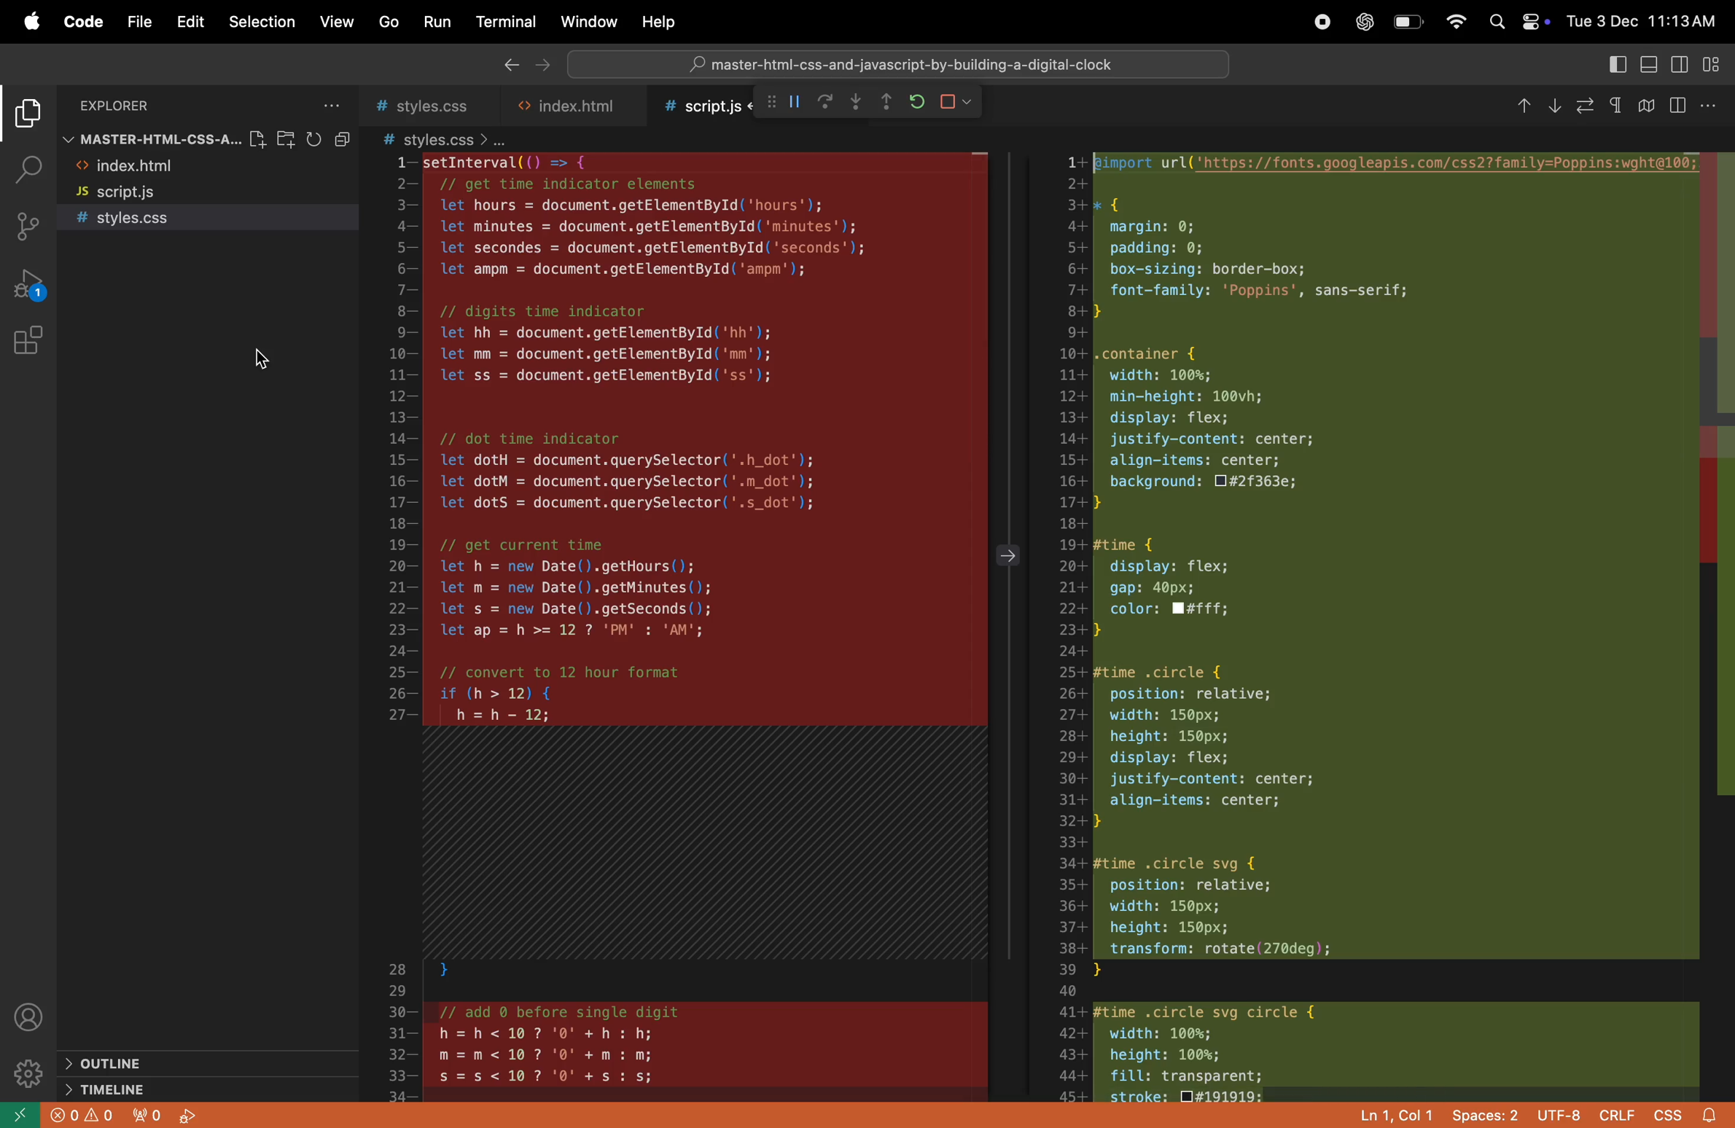  I want to click on no output forwarded, so click(144, 1113).